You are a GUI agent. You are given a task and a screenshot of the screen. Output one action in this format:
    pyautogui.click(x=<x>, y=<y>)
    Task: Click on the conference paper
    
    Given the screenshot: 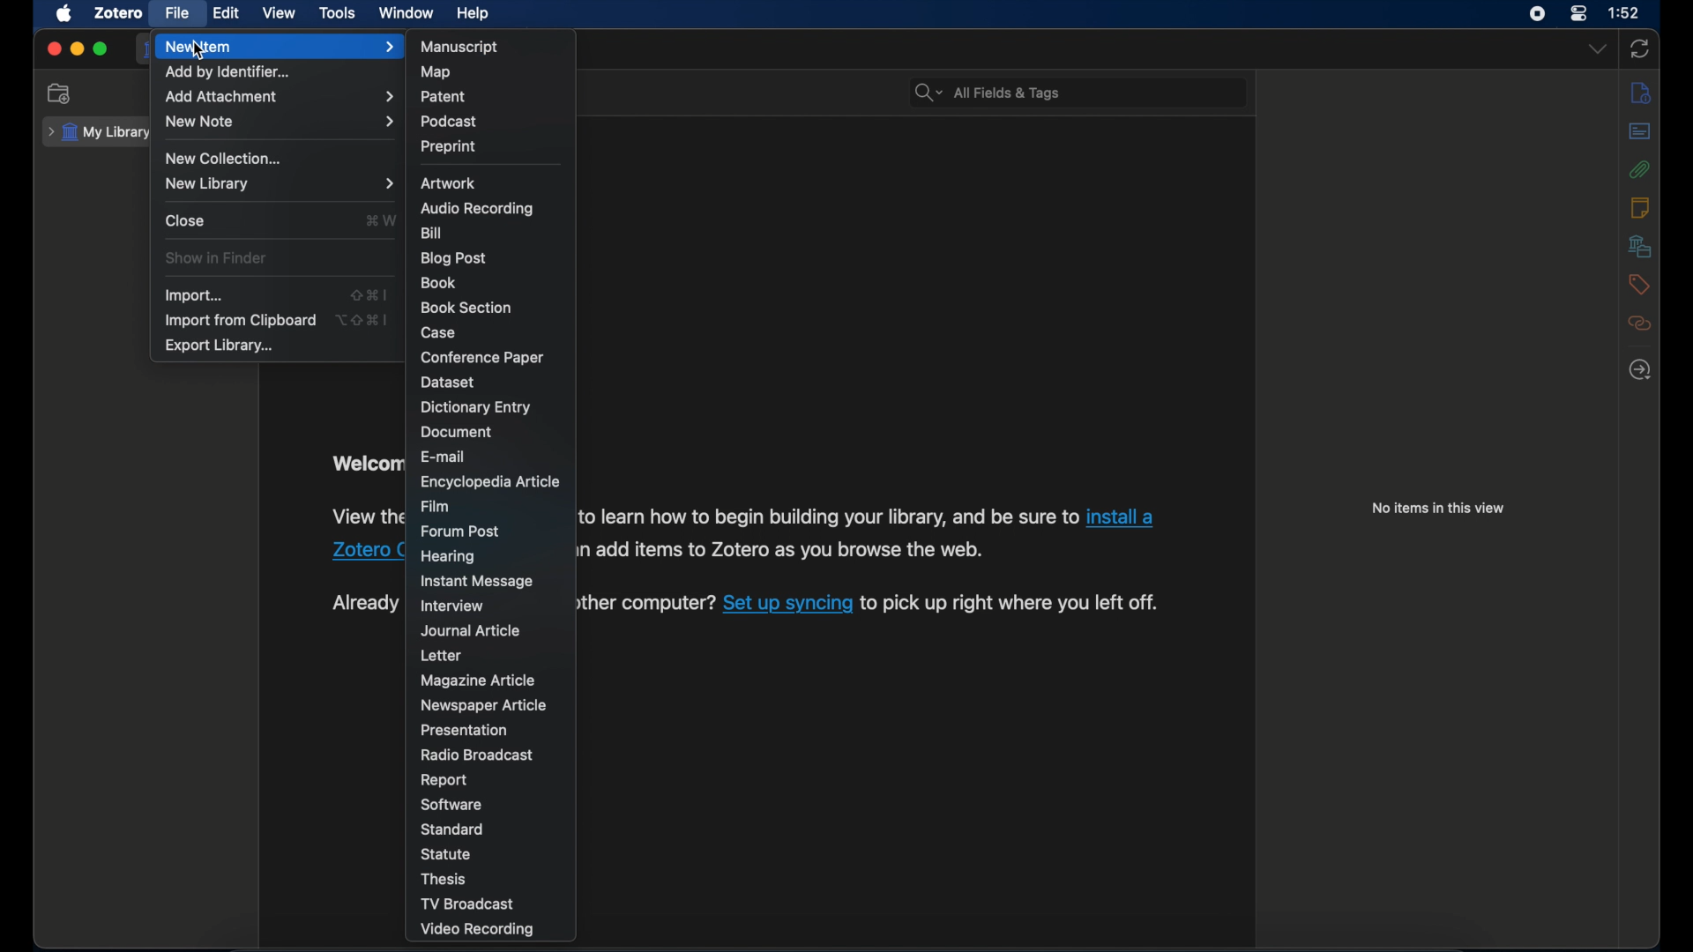 What is the action you would take?
    pyautogui.click(x=482, y=356)
    